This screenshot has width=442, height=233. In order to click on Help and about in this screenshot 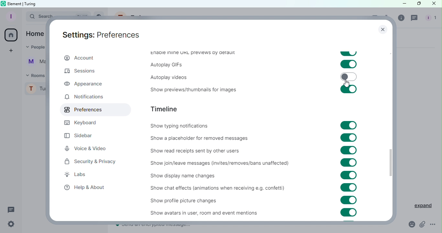, I will do `click(85, 188)`.